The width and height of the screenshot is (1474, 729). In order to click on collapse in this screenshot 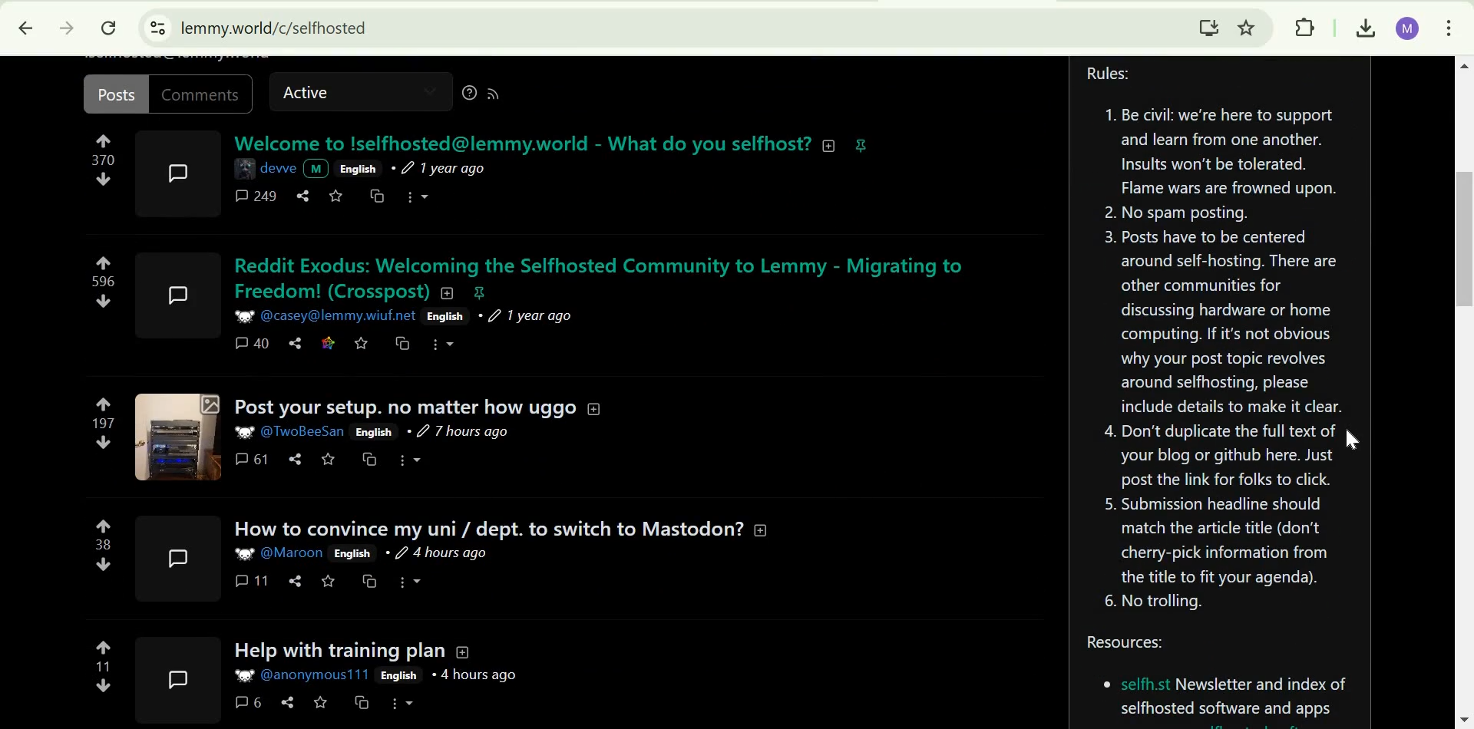, I will do `click(593, 407)`.